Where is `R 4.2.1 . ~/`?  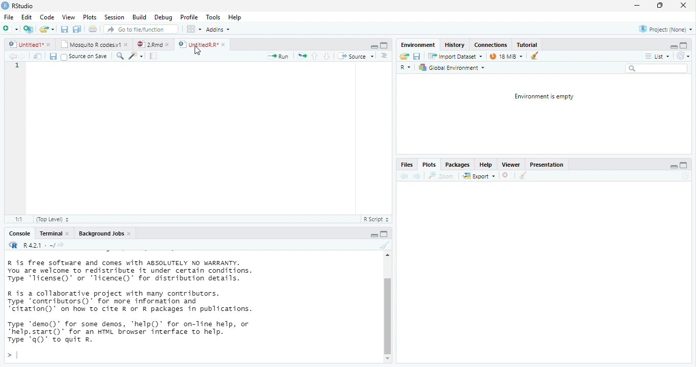
R 4.2.1 . ~/ is located at coordinates (38, 245).